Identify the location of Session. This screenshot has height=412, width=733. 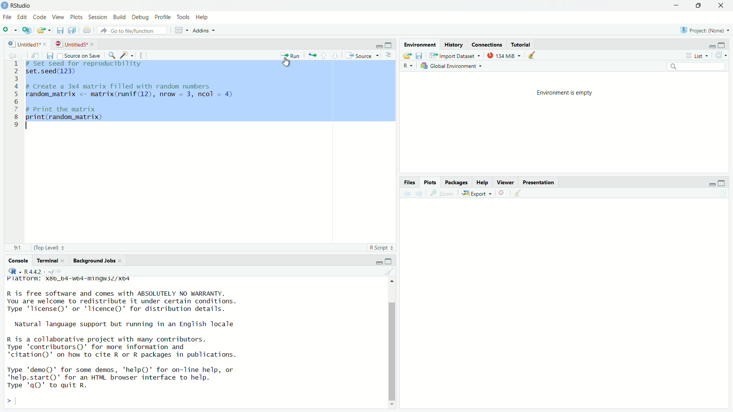
(100, 18).